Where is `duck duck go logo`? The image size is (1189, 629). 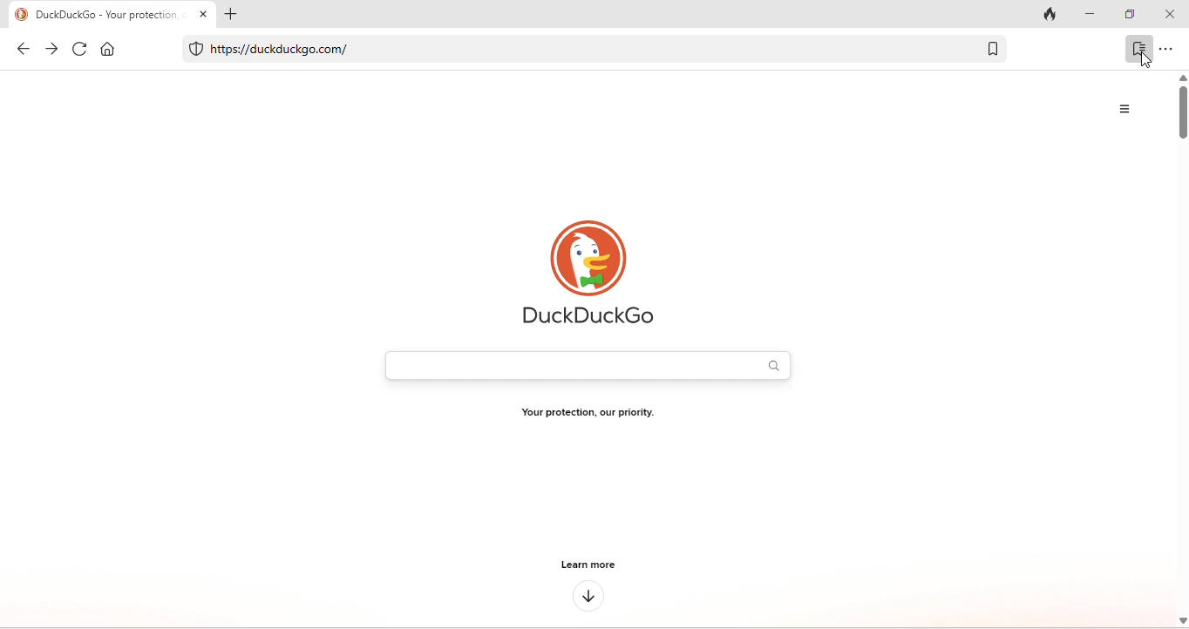 duck duck go logo is located at coordinates (588, 275).